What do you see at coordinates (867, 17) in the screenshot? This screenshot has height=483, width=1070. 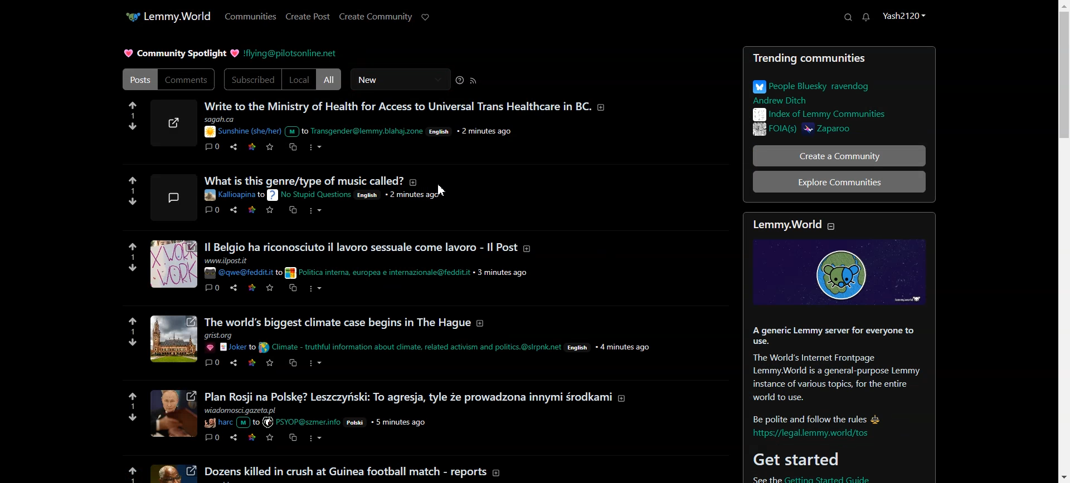 I see `Unread Message` at bounding box center [867, 17].